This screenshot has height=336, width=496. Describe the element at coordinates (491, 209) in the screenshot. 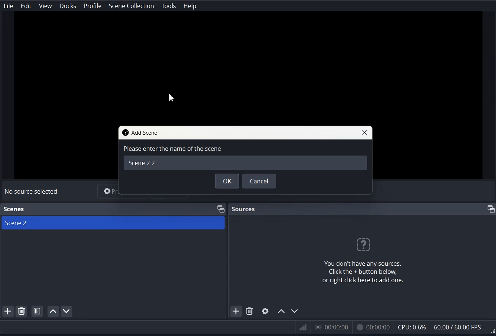

I see `Maximize` at that location.